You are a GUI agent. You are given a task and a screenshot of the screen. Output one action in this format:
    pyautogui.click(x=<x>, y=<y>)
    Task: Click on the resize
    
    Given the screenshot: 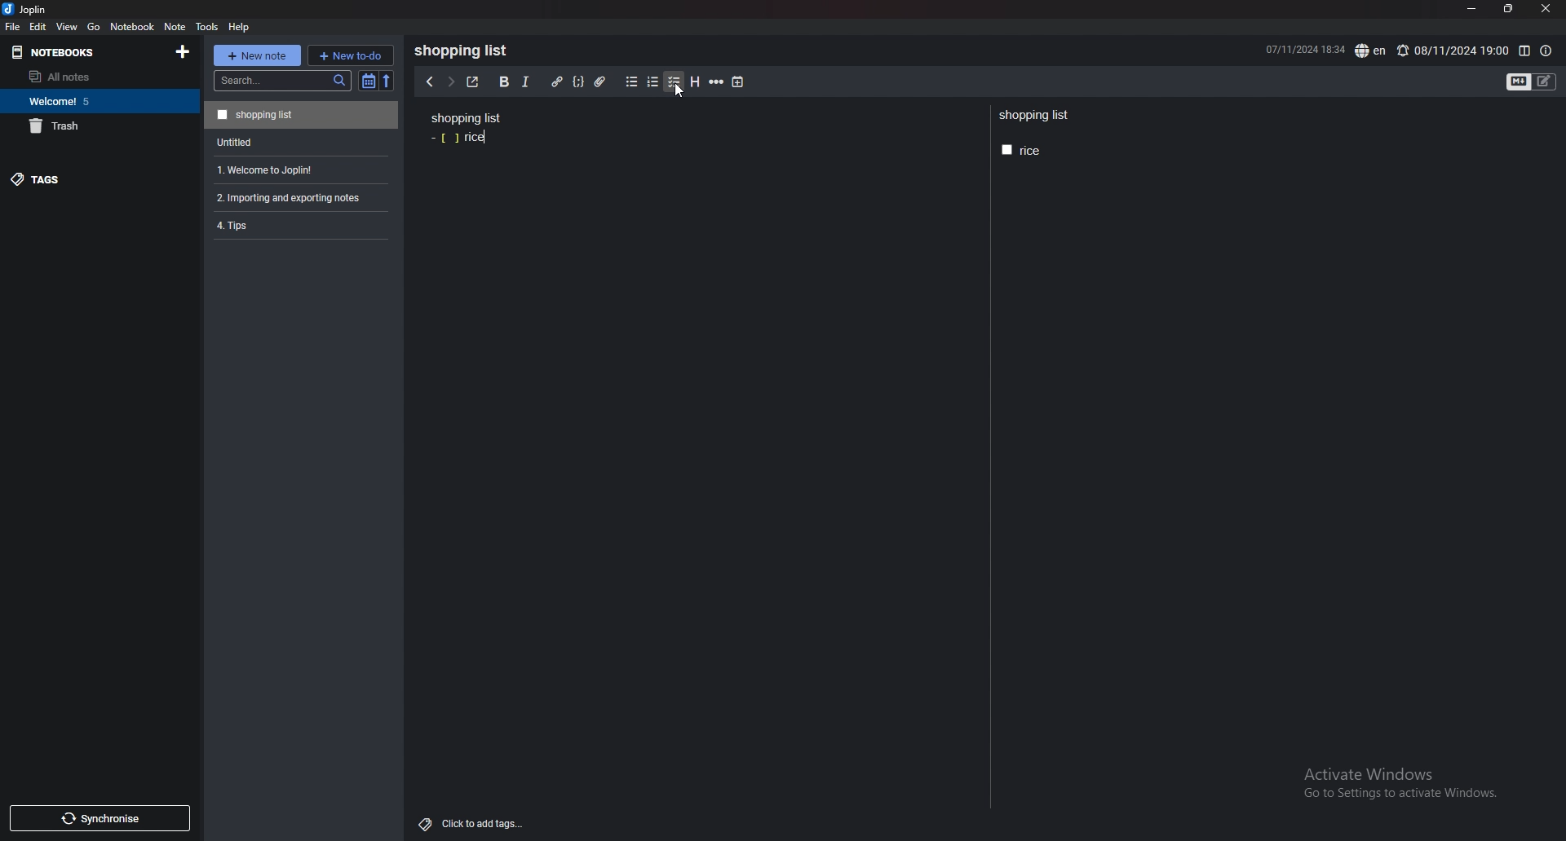 What is the action you would take?
    pyautogui.click(x=1507, y=9)
    